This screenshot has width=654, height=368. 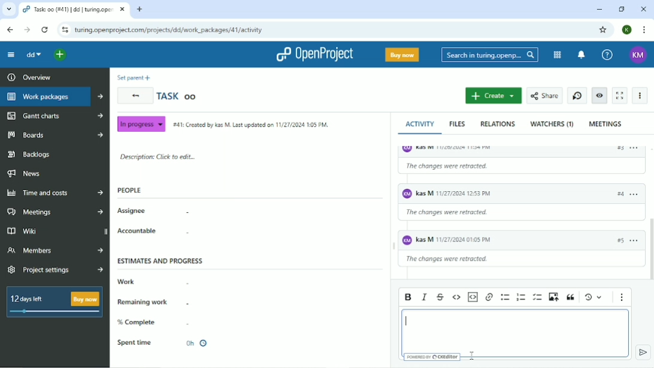 I want to click on Members, so click(x=55, y=249).